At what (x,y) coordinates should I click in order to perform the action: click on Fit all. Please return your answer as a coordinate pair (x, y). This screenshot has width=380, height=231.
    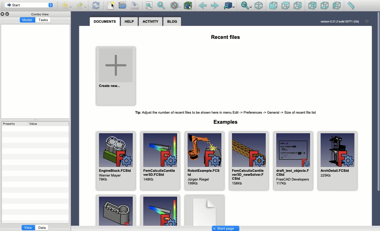
    Looking at the image, I should click on (150, 6).